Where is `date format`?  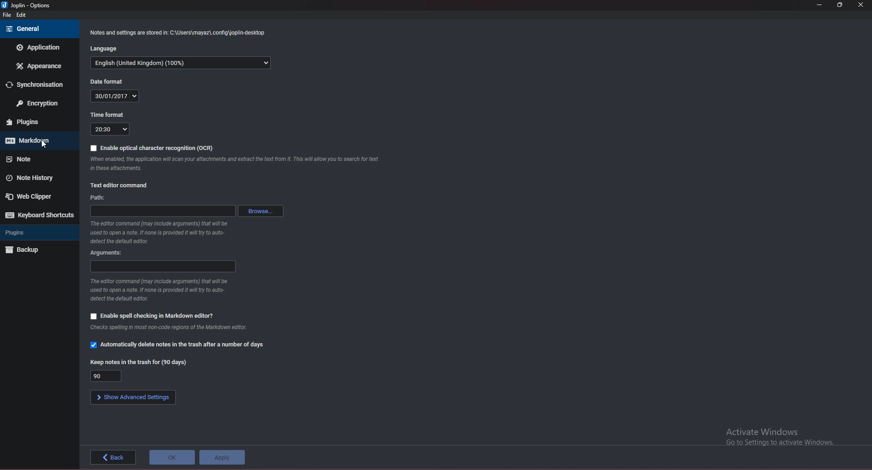
date format is located at coordinates (107, 81).